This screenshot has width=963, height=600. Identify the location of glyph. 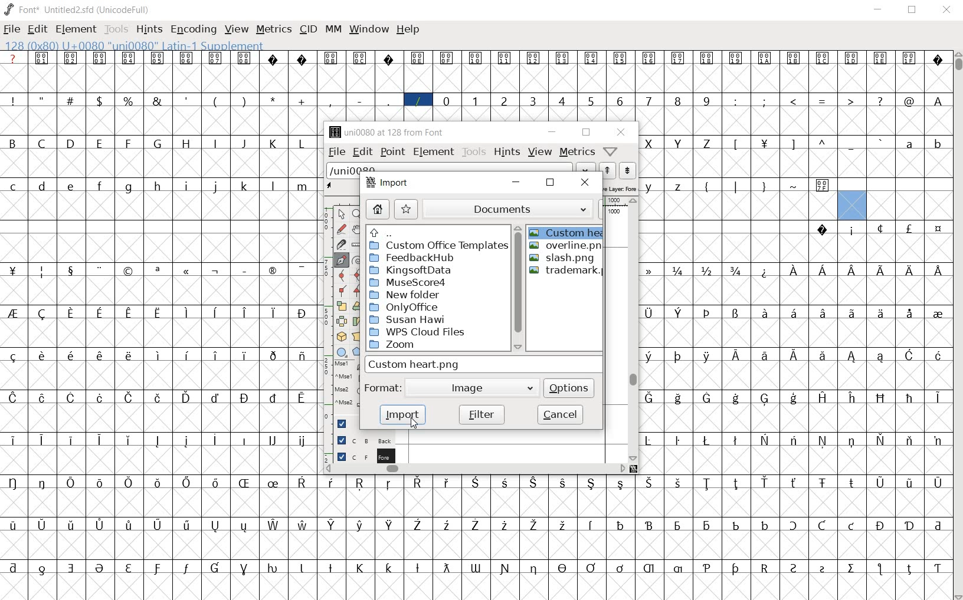
(71, 355).